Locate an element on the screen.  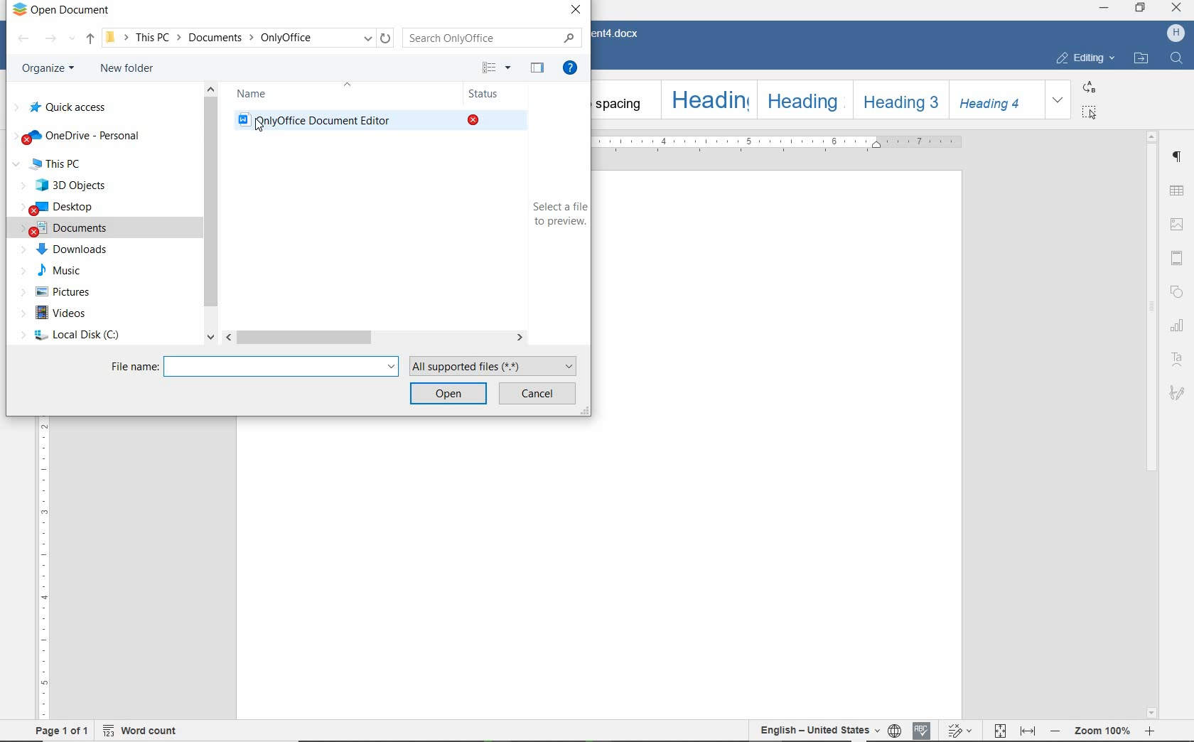
Image is located at coordinates (1180, 223).